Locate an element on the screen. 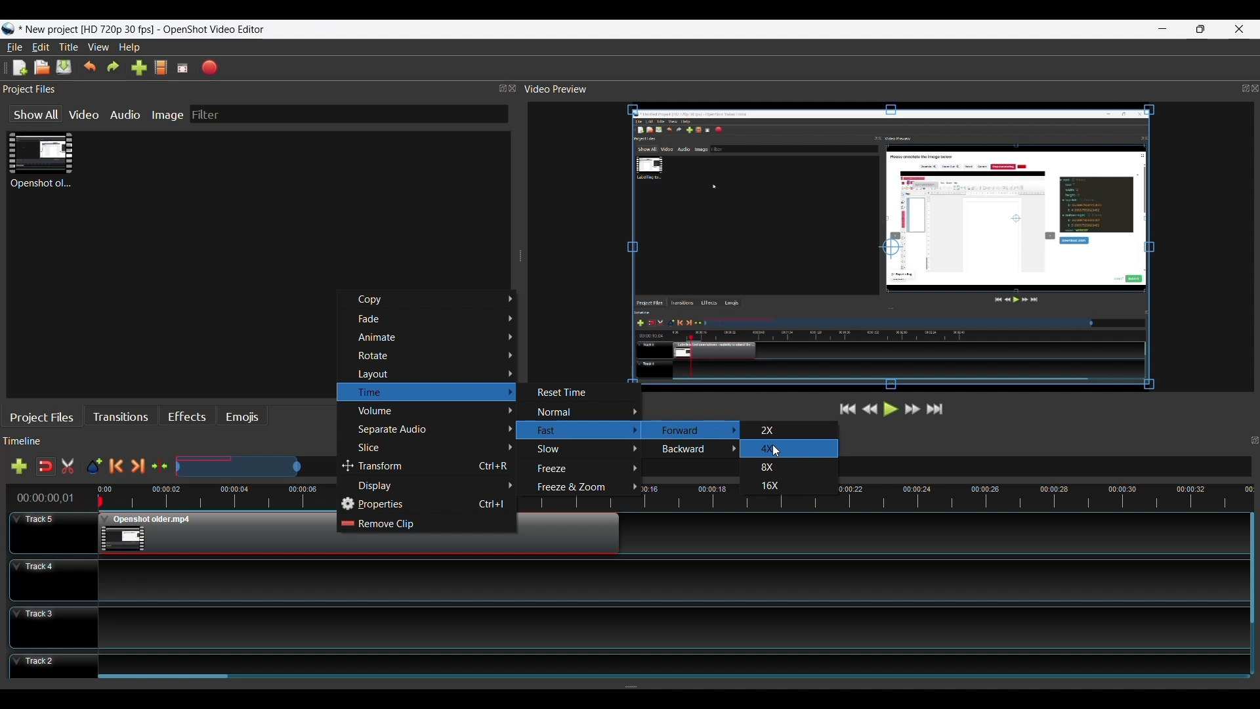  Export Video is located at coordinates (210, 68).